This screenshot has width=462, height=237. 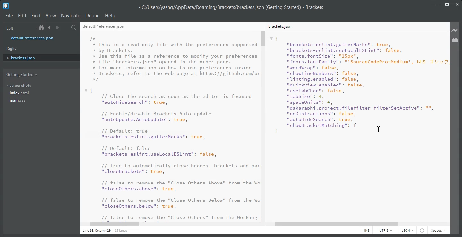 What do you see at coordinates (19, 100) in the screenshot?
I see `main.css` at bounding box center [19, 100].